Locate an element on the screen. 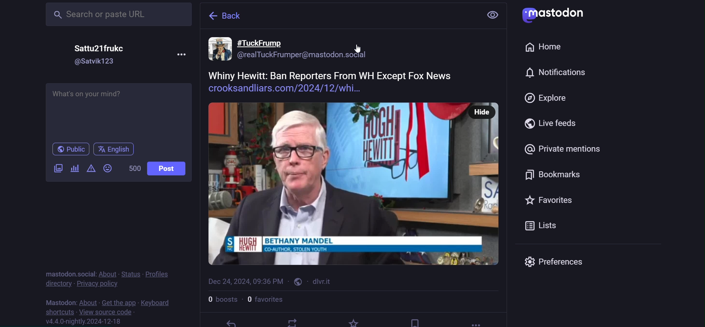  home is located at coordinates (546, 48).